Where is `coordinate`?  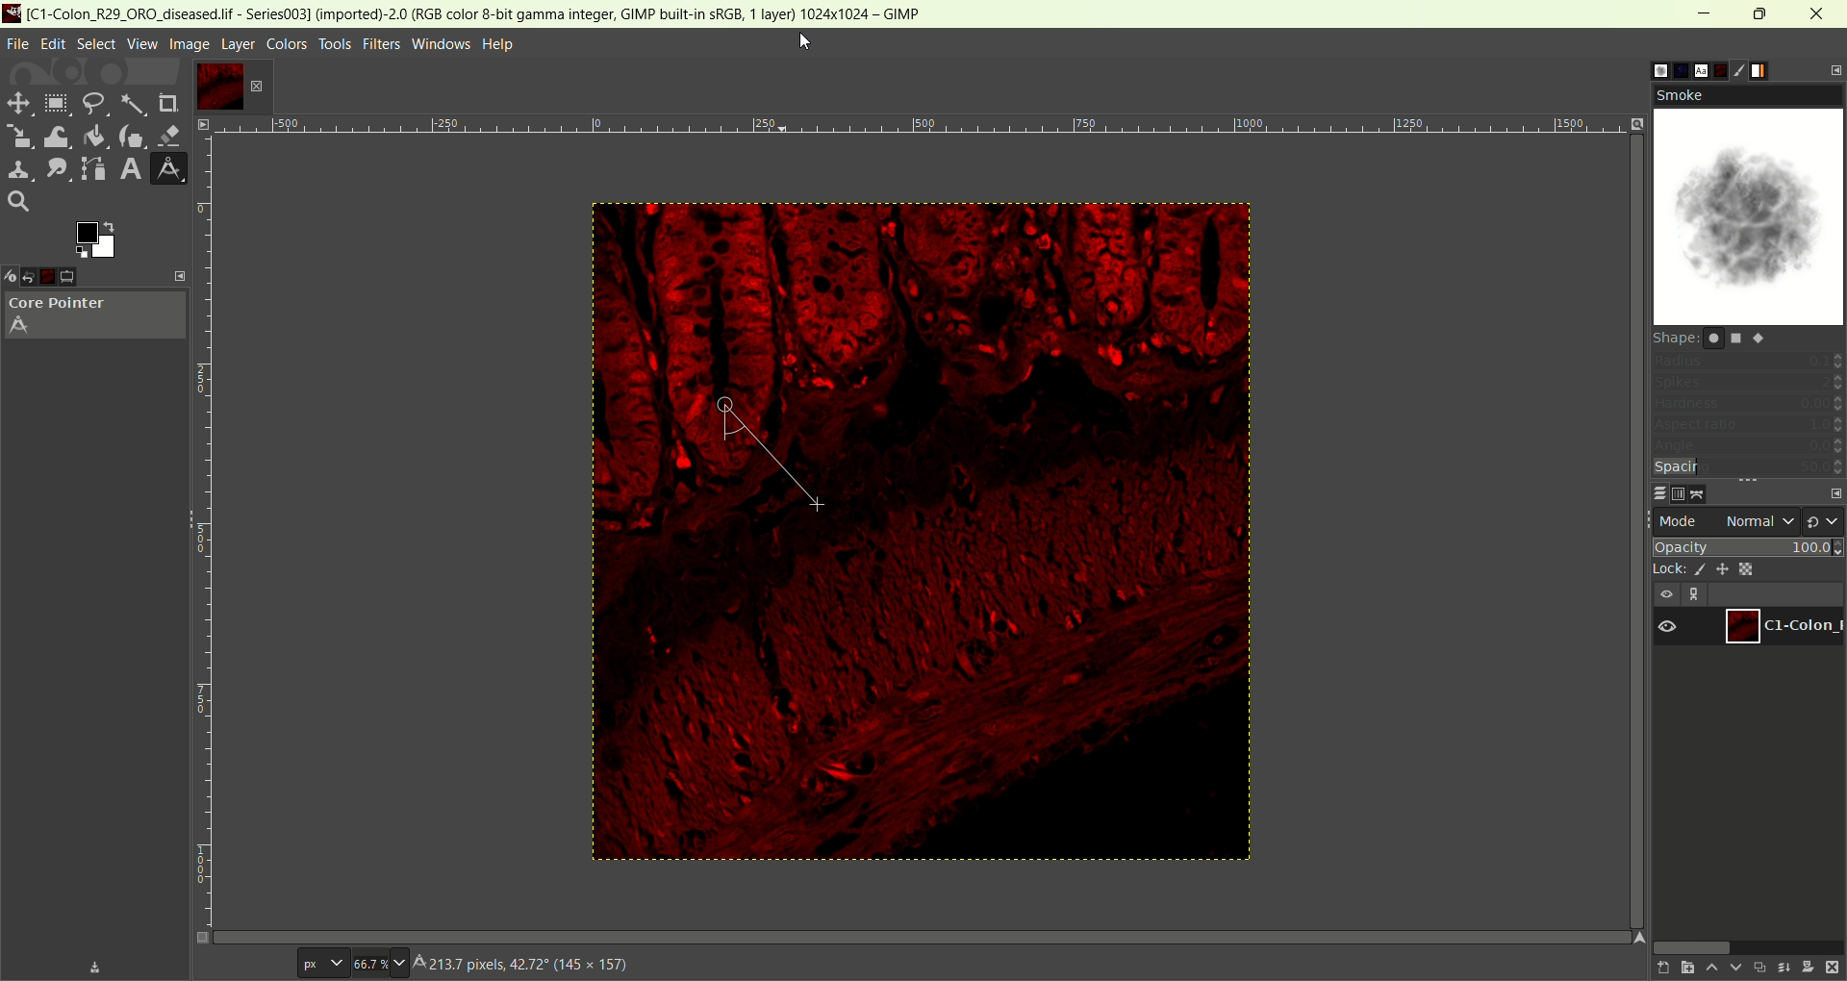 coordinate is located at coordinates (243, 962).